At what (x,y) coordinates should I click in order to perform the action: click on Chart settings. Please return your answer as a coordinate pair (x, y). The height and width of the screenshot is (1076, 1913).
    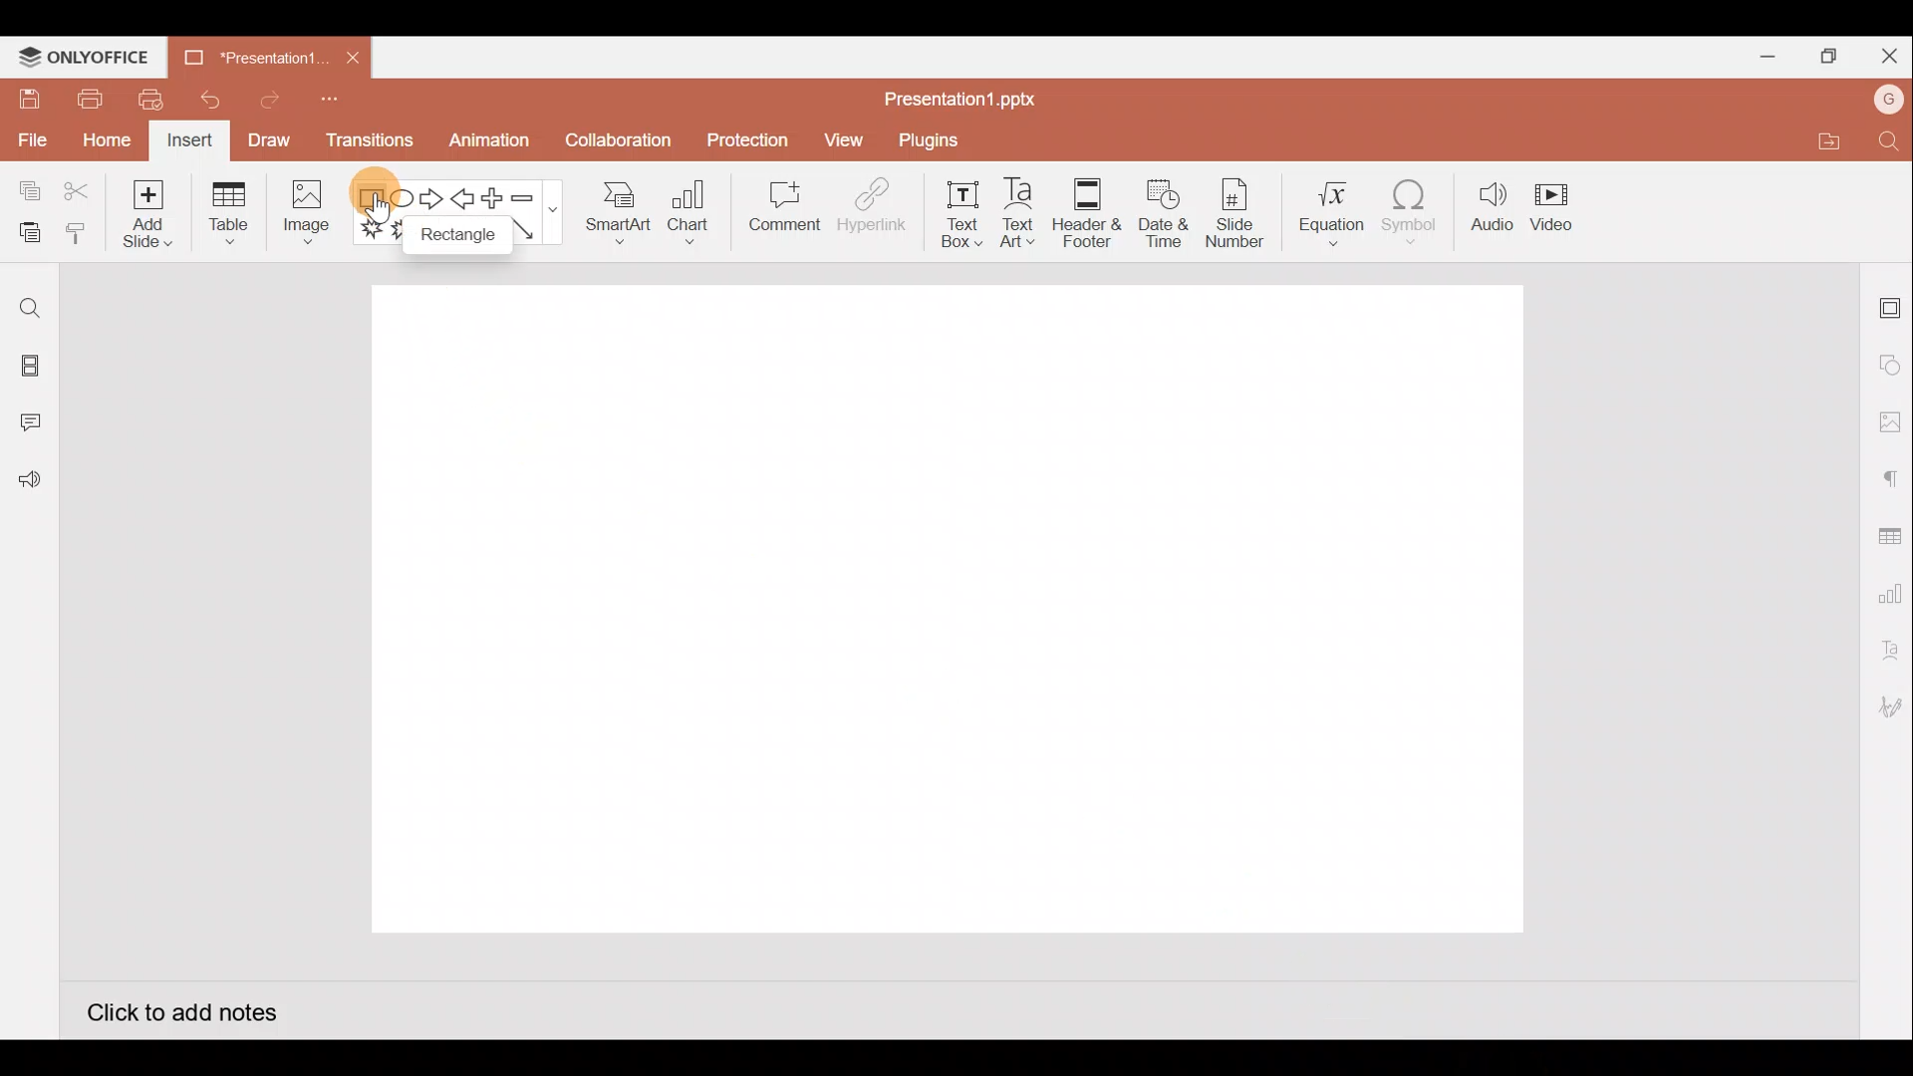
    Looking at the image, I should click on (1887, 590).